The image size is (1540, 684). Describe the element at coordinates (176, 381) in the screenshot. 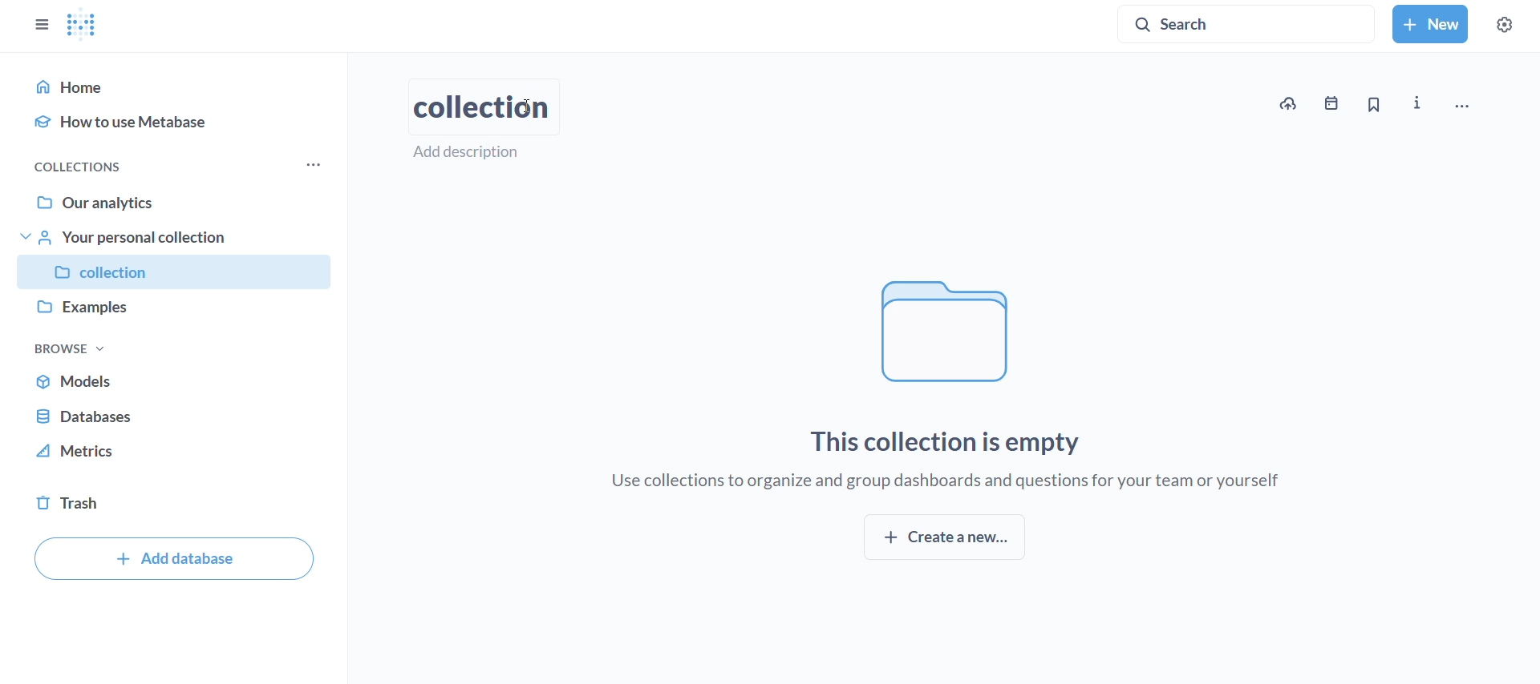

I see `models` at that location.